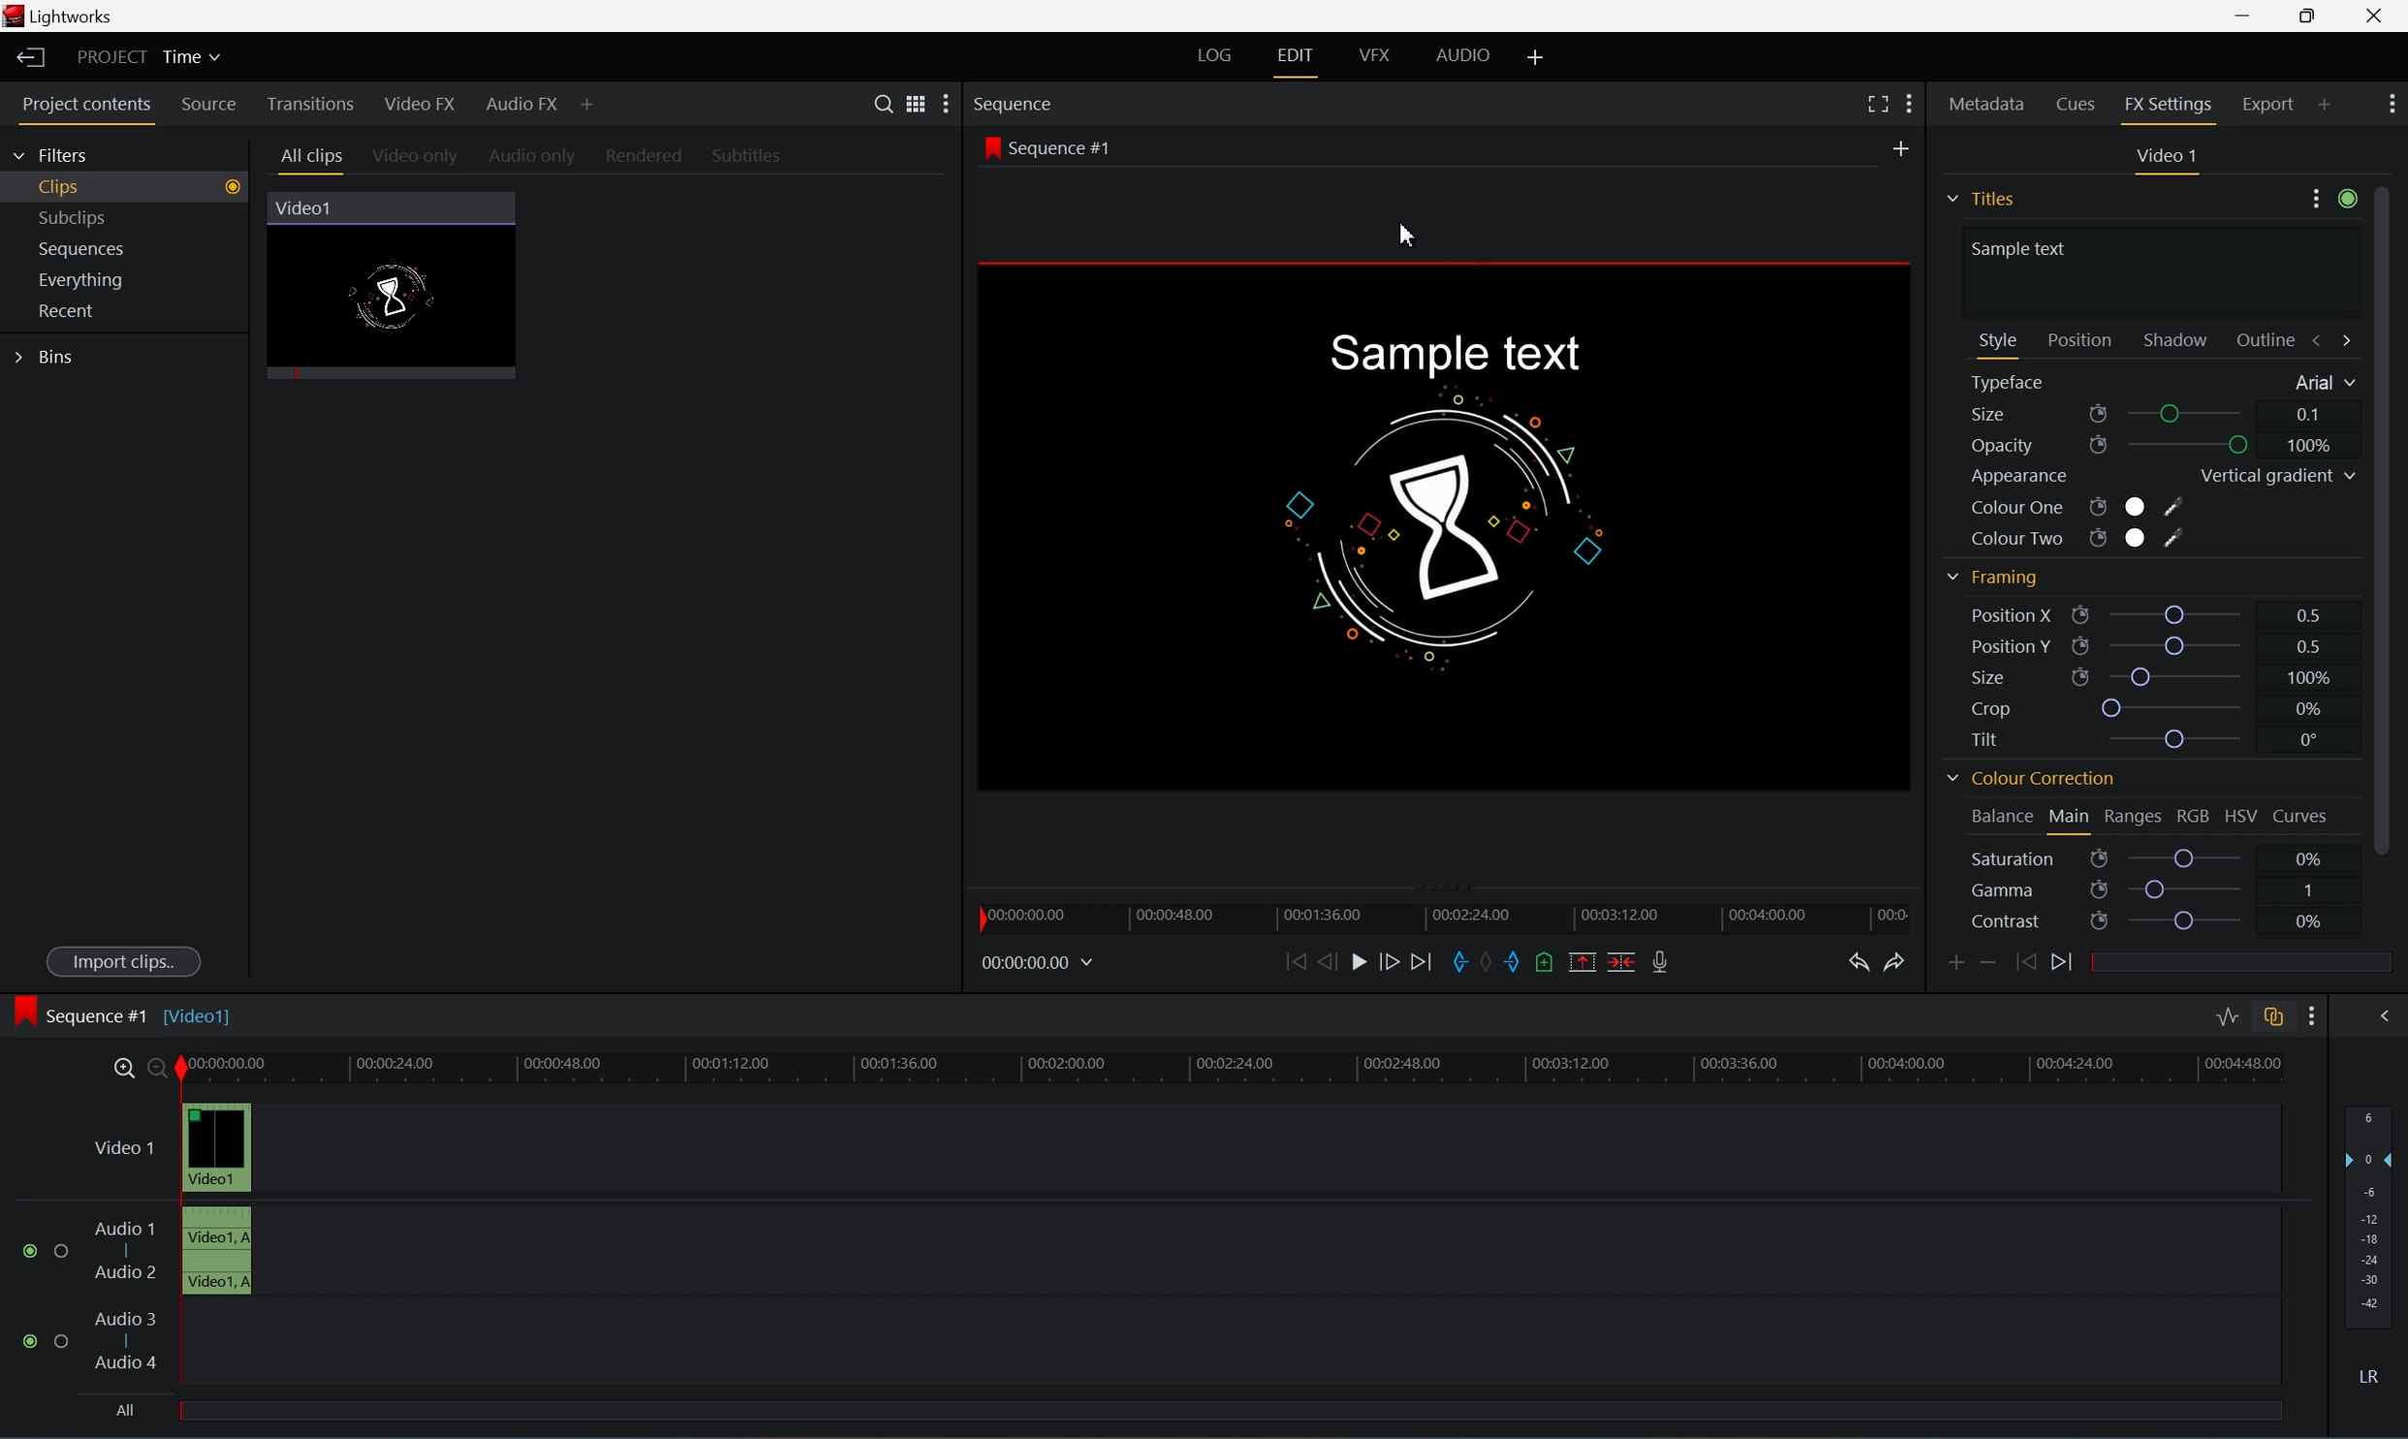  Describe the element at coordinates (2178, 645) in the screenshot. I see `slider` at that location.